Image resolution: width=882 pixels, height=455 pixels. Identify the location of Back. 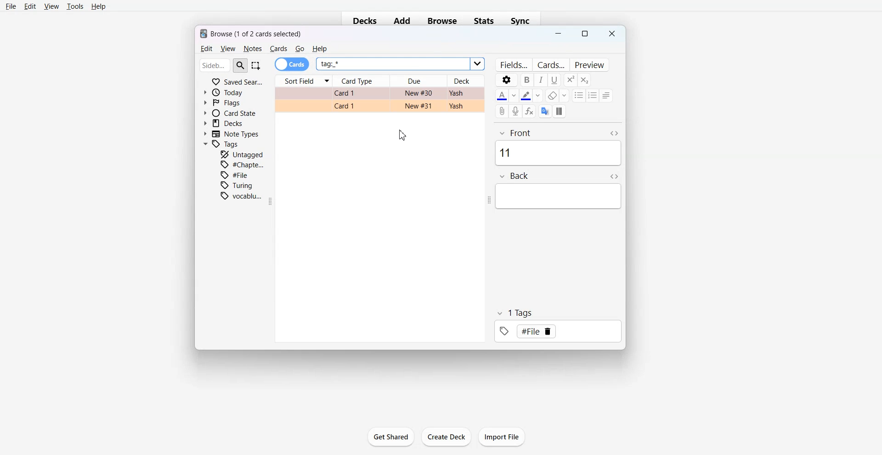
(560, 190).